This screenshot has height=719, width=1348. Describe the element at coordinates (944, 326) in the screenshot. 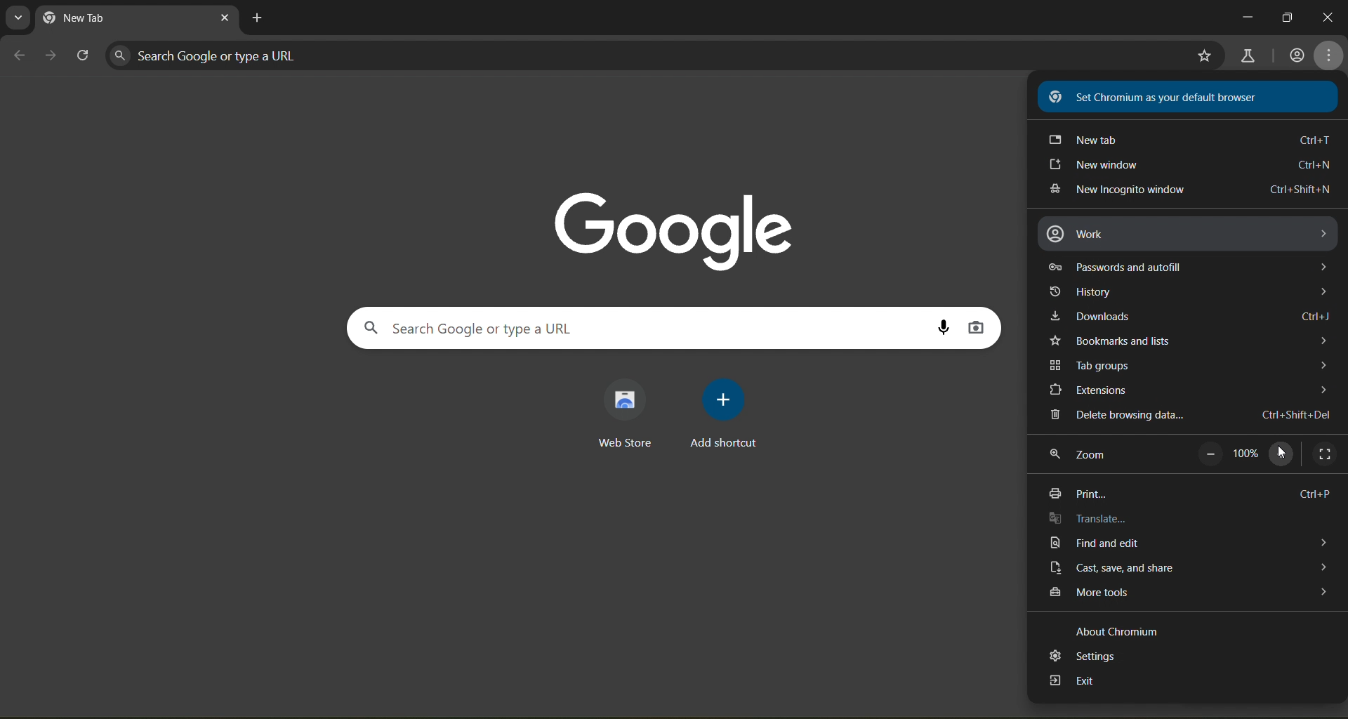

I see `voice search` at that location.